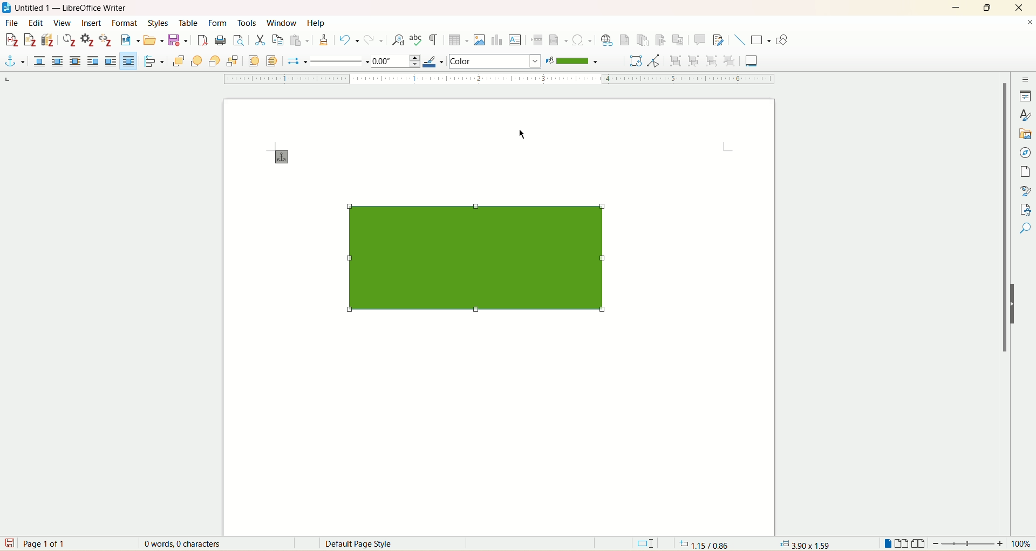 This screenshot has width=1036, height=551. Describe the element at coordinates (248, 23) in the screenshot. I see `tools` at that location.